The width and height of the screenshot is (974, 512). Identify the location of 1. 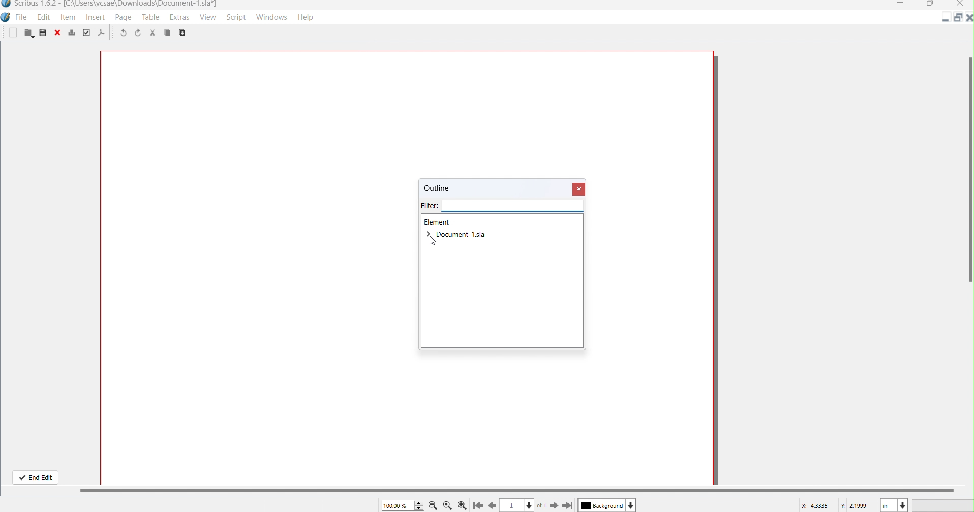
(512, 505).